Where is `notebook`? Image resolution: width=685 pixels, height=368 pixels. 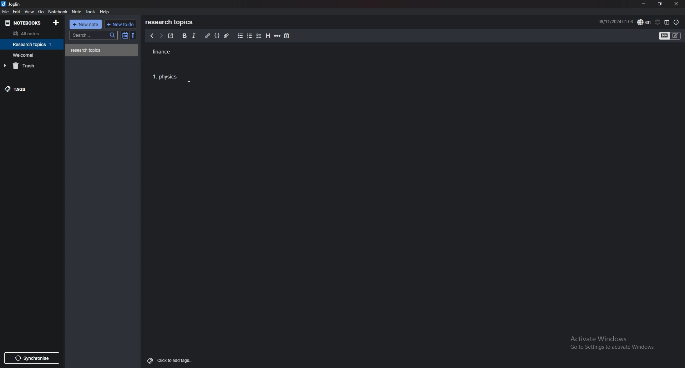 notebook is located at coordinates (32, 55).